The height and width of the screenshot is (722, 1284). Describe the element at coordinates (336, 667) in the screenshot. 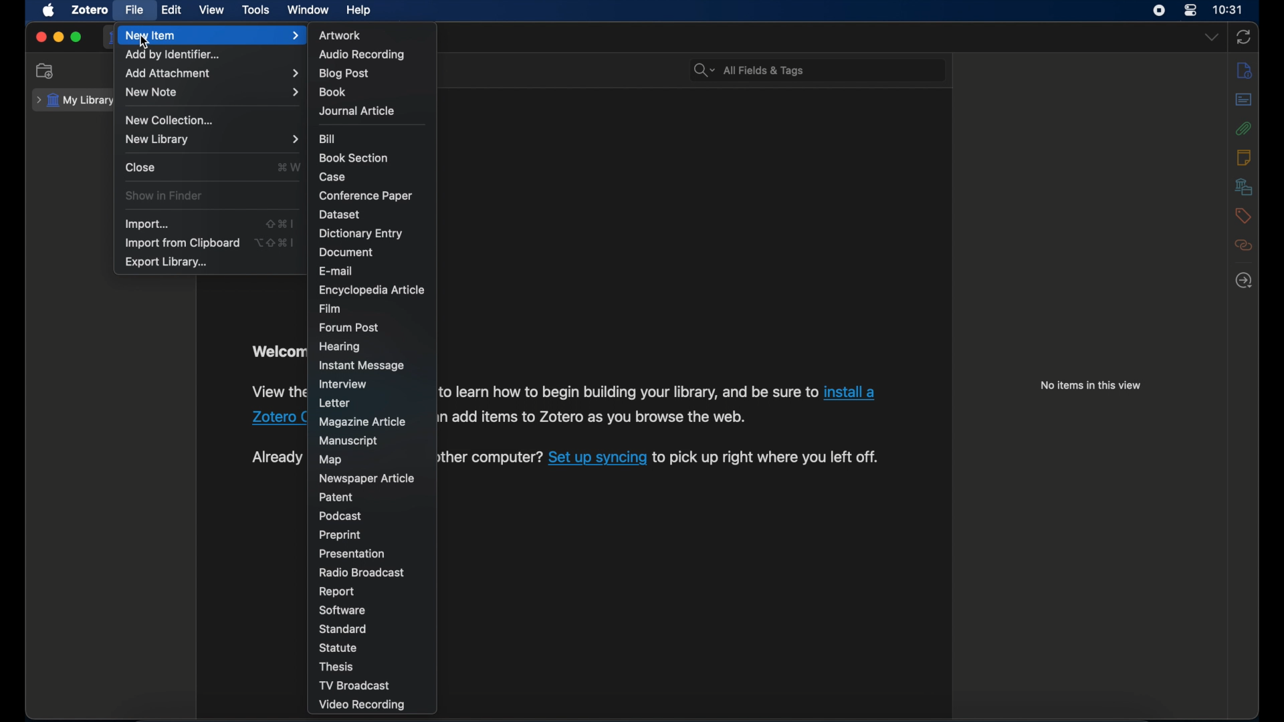

I see `thesis` at that location.